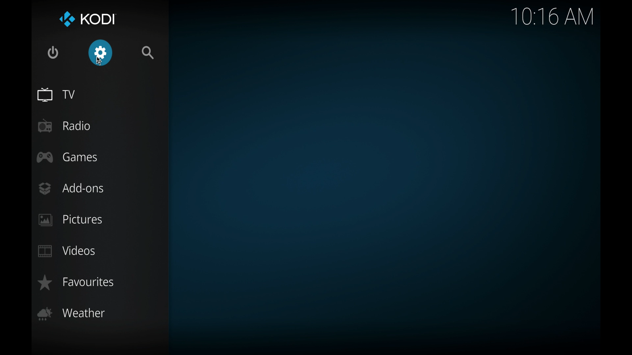  What do you see at coordinates (71, 188) in the screenshot?
I see `add-ons` at bounding box center [71, 188].